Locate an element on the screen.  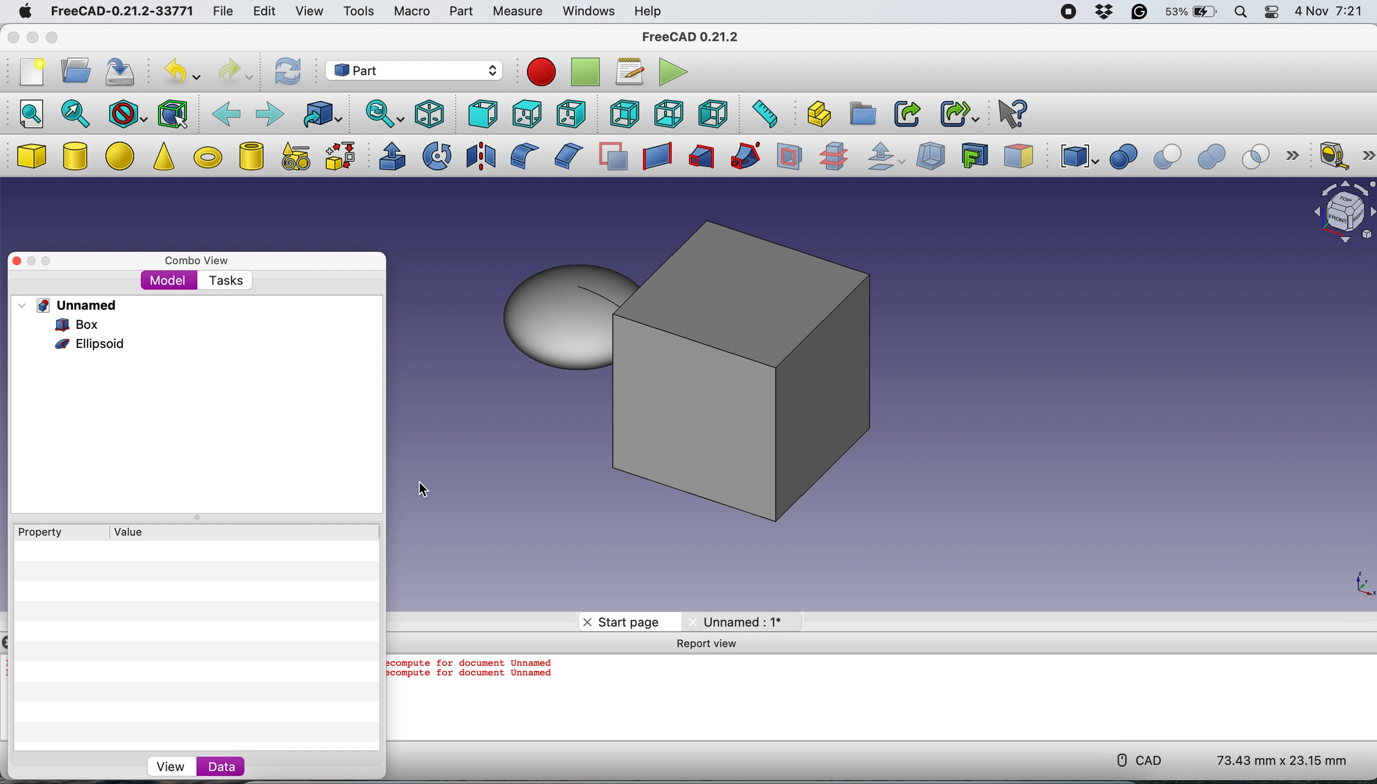
redo is located at coordinates (235, 72).